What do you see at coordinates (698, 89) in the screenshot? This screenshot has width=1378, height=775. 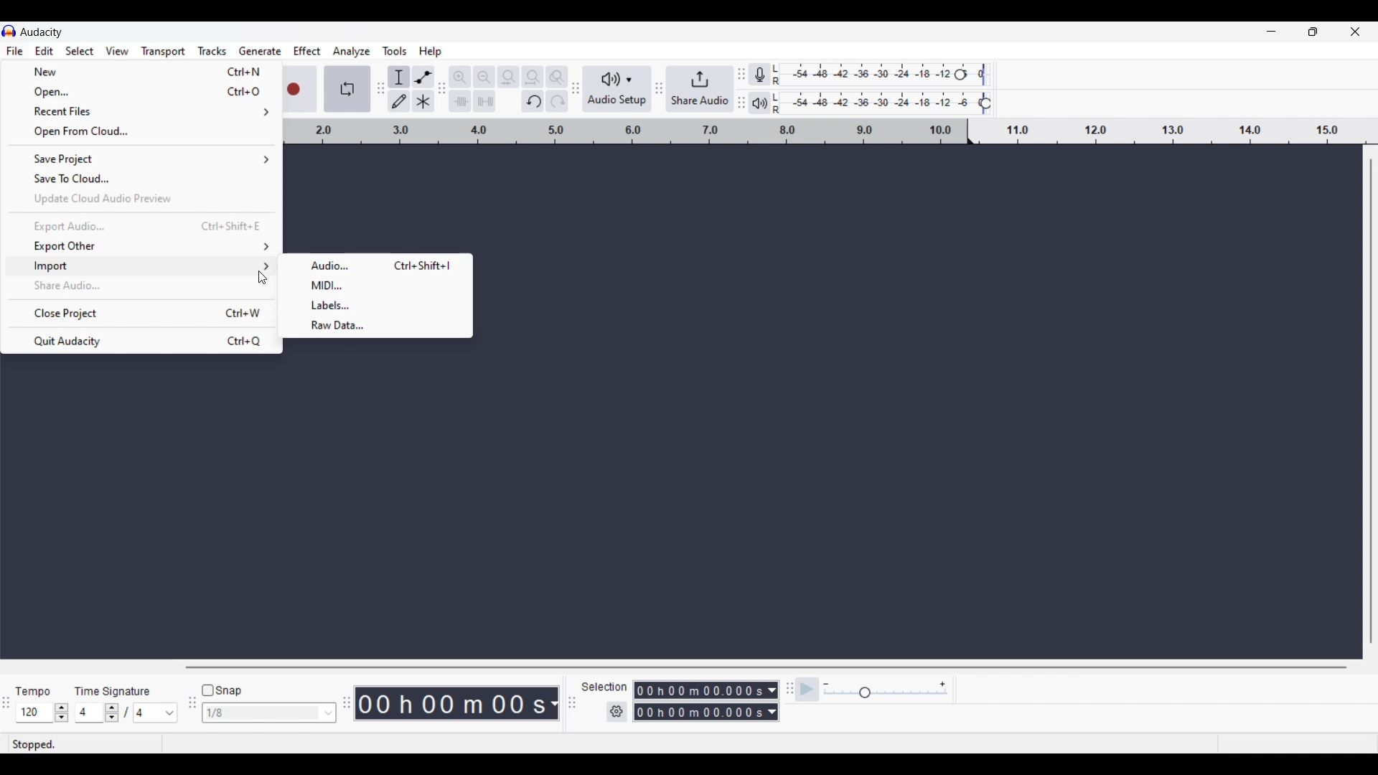 I see `Share audio` at bounding box center [698, 89].